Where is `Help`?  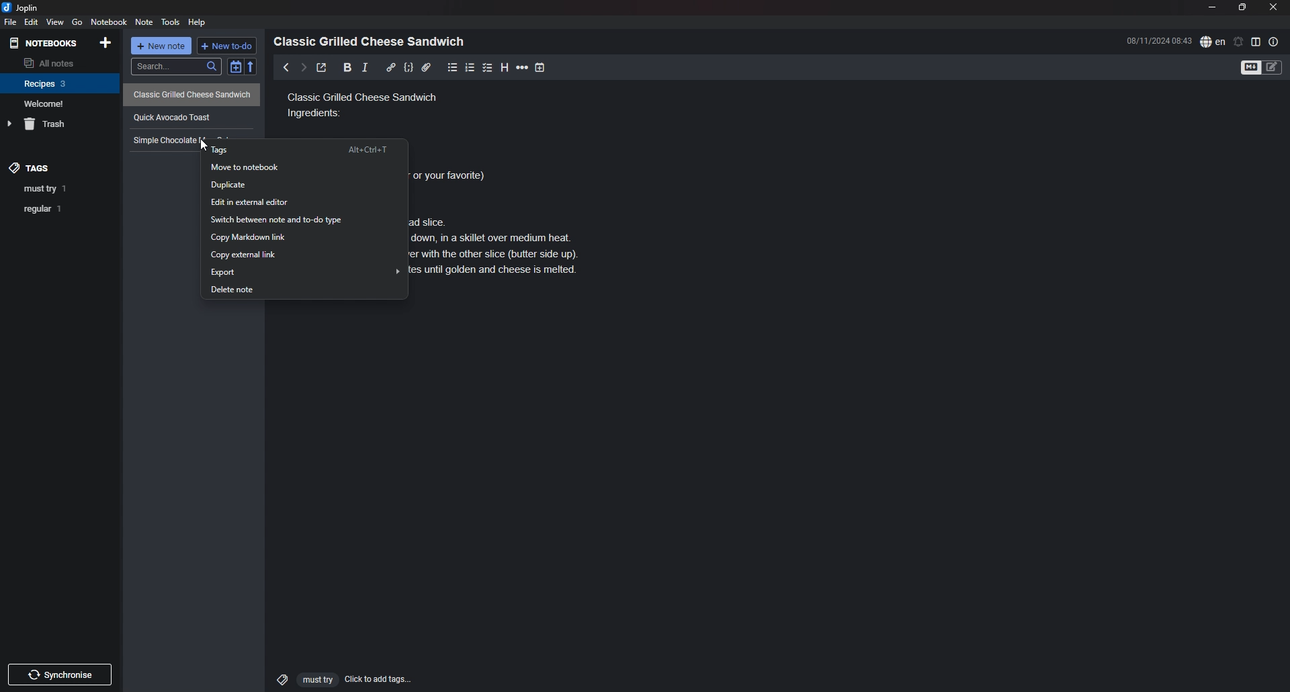 Help is located at coordinates (198, 21).